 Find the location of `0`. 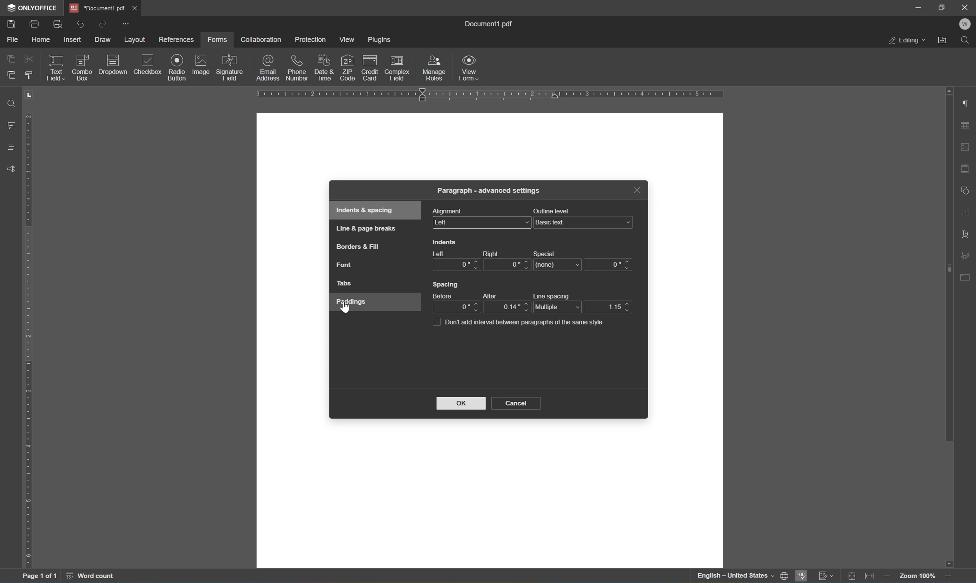

0 is located at coordinates (457, 265).